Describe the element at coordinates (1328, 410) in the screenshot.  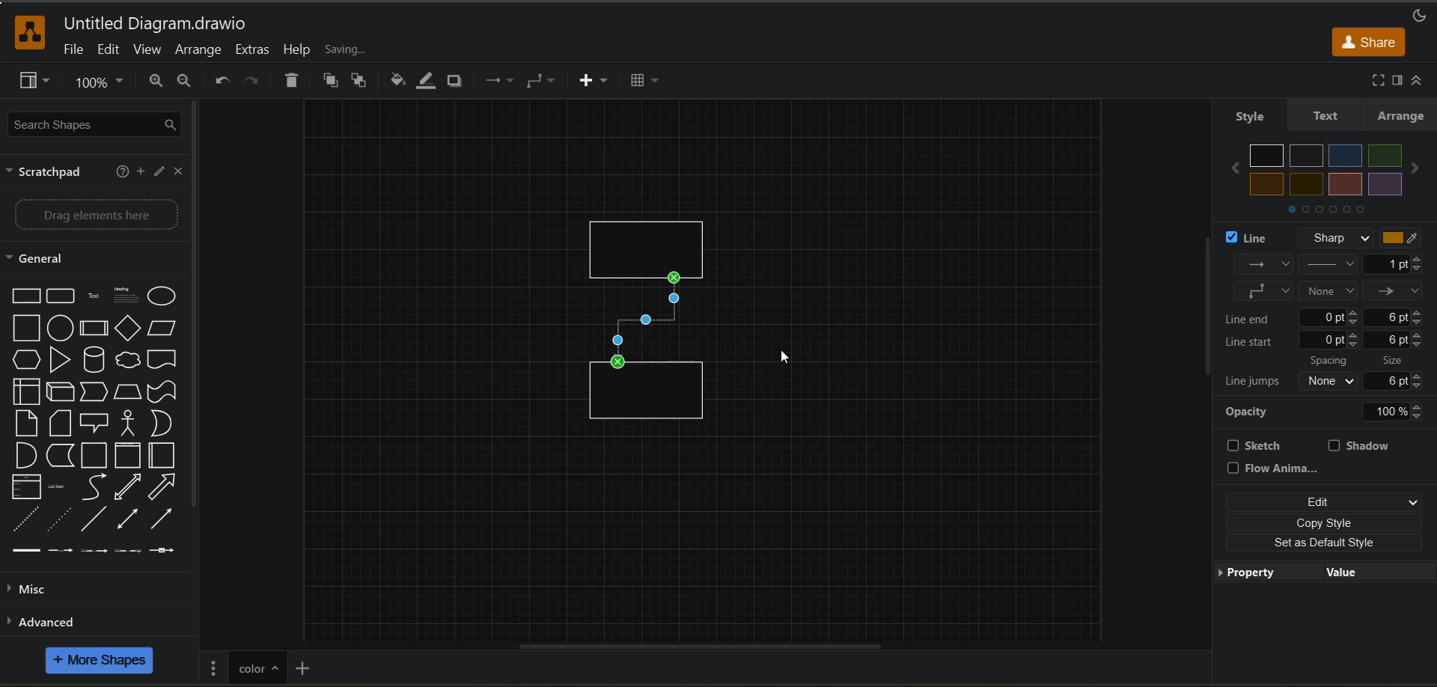
I see `opacity` at that location.